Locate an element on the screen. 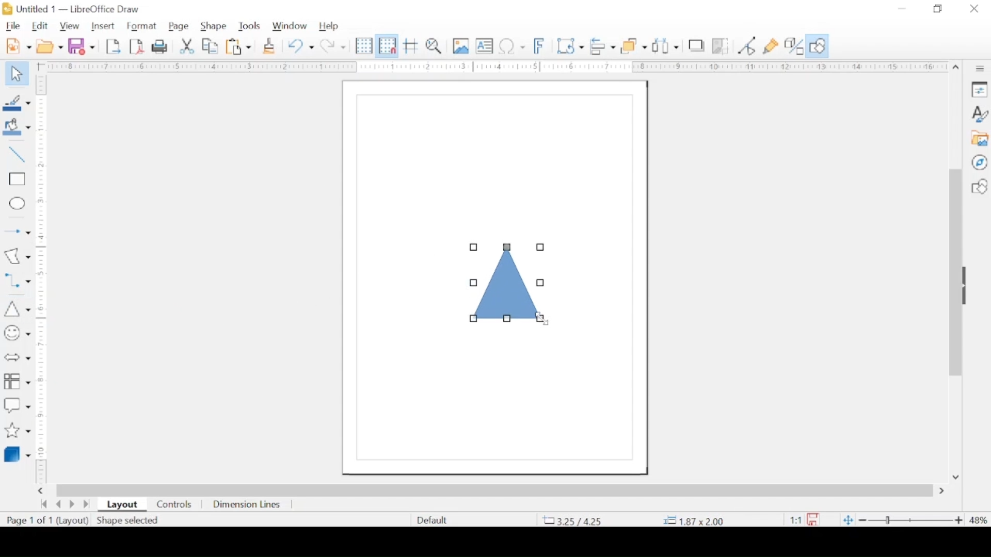  display grid is located at coordinates (364, 46).